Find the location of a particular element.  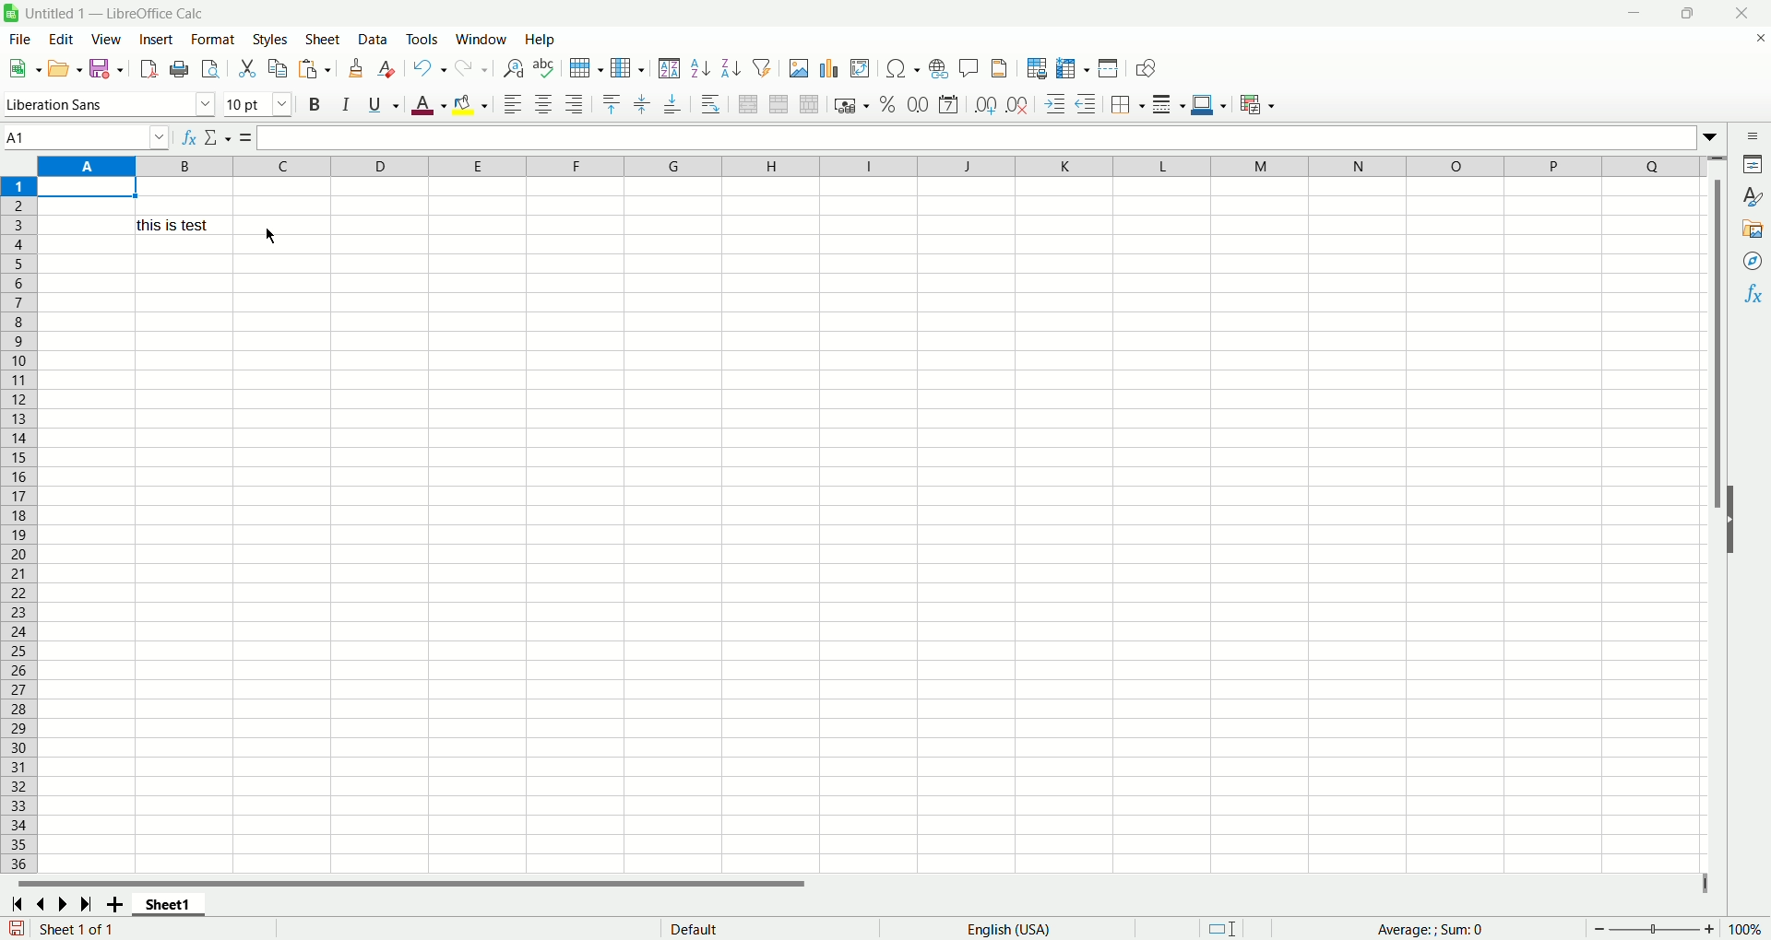

borders is located at coordinates (1129, 102).